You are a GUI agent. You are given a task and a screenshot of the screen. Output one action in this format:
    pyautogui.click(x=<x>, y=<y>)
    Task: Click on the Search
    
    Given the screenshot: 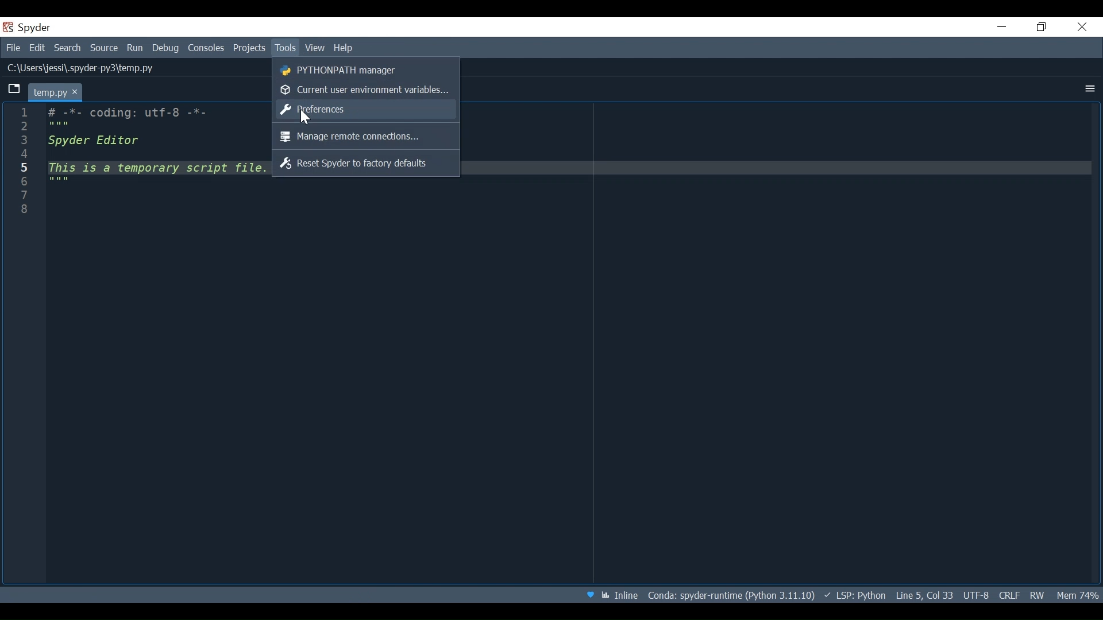 What is the action you would take?
    pyautogui.click(x=67, y=48)
    